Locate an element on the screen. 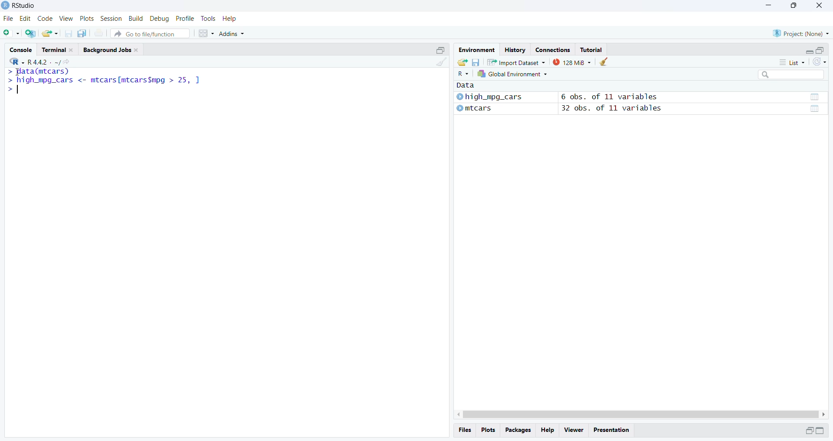  Help is located at coordinates (229, 18).